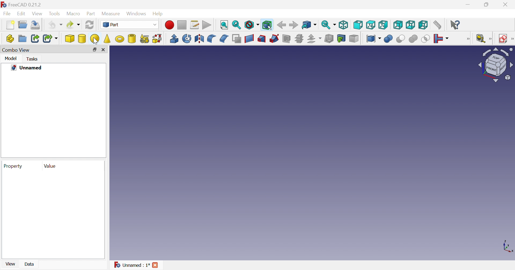 The image size is (515, 270). Describe the element at coordinates (371, 24) in the screenshot. I see `Top` at that location.